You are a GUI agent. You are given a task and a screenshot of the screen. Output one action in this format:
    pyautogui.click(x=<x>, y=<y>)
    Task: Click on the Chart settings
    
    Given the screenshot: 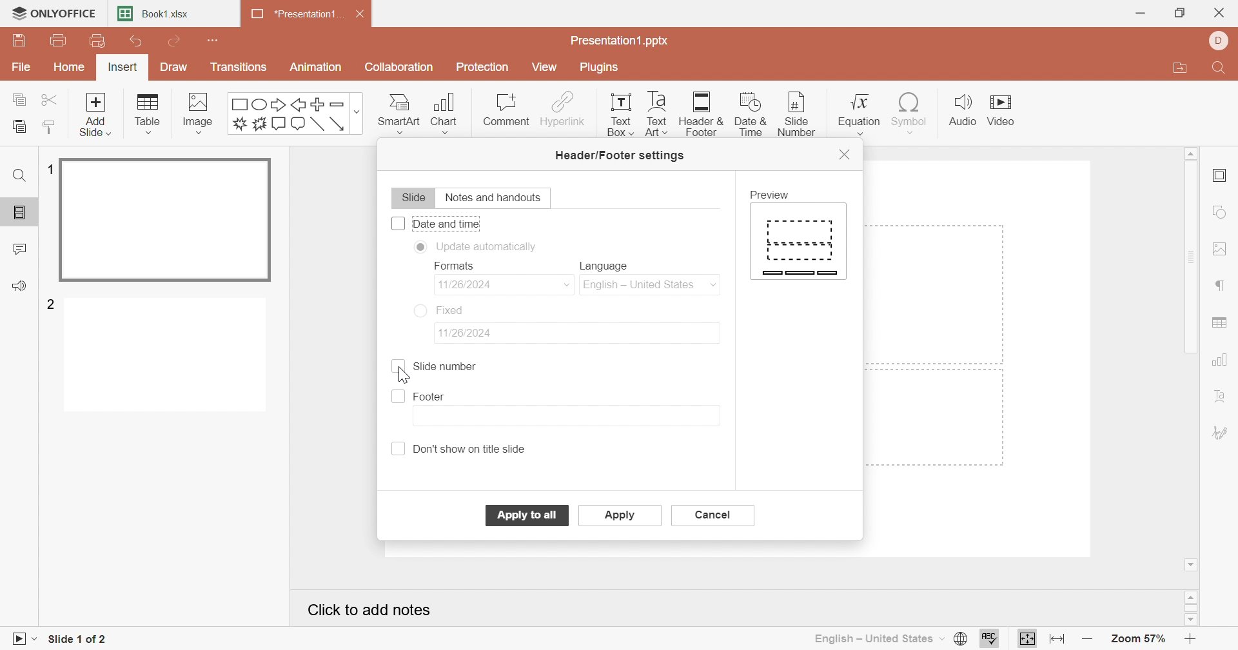 What is the action you would take?
    pyautogui.click(x=1222, y=360)
    